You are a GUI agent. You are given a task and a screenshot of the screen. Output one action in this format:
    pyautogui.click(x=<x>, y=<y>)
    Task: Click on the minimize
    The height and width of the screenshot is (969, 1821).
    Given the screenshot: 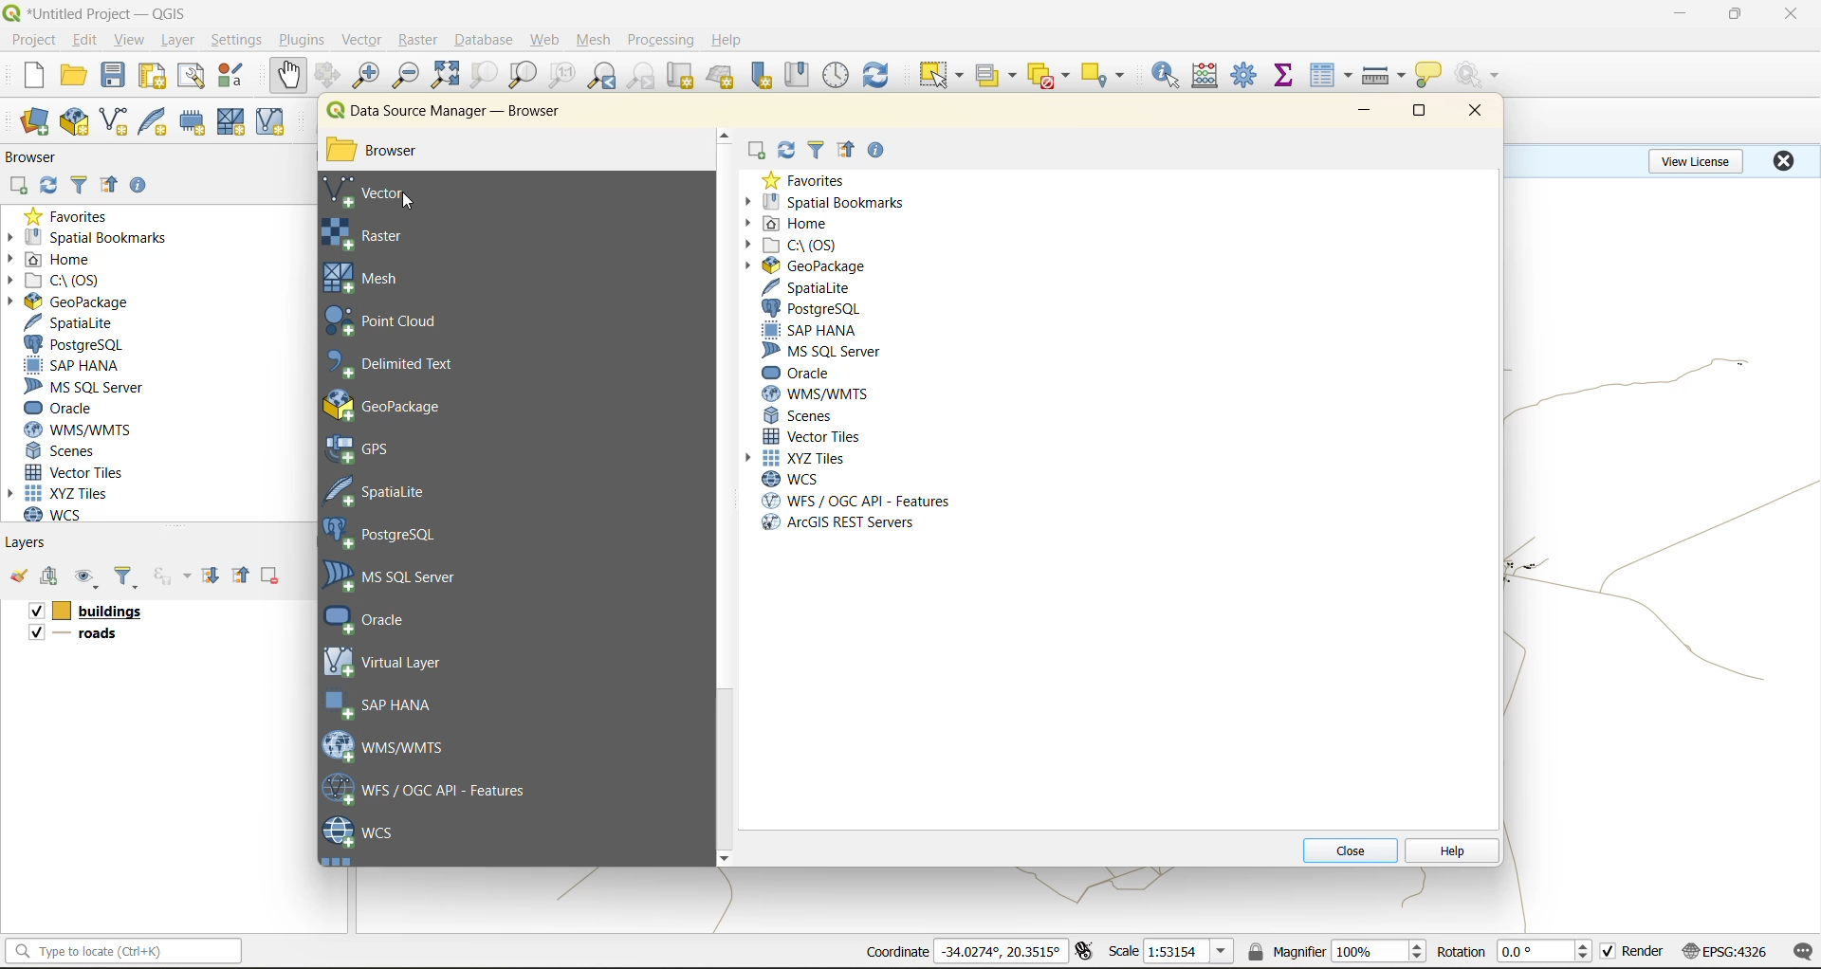 What is the action you would take?
    pyautogui.click(x=1364, y=112)
    